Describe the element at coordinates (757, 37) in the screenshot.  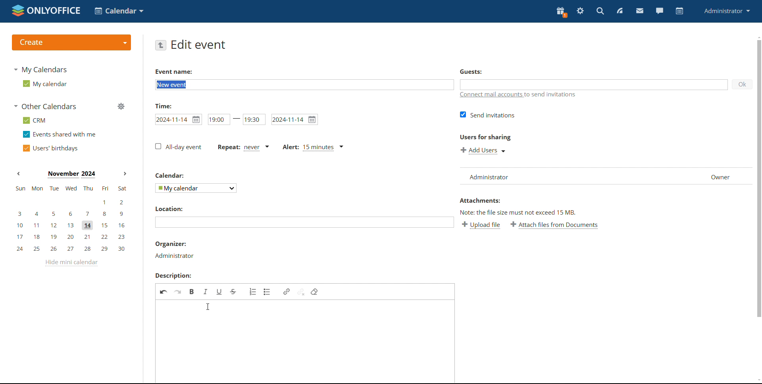
I see `scroll up` at that location.